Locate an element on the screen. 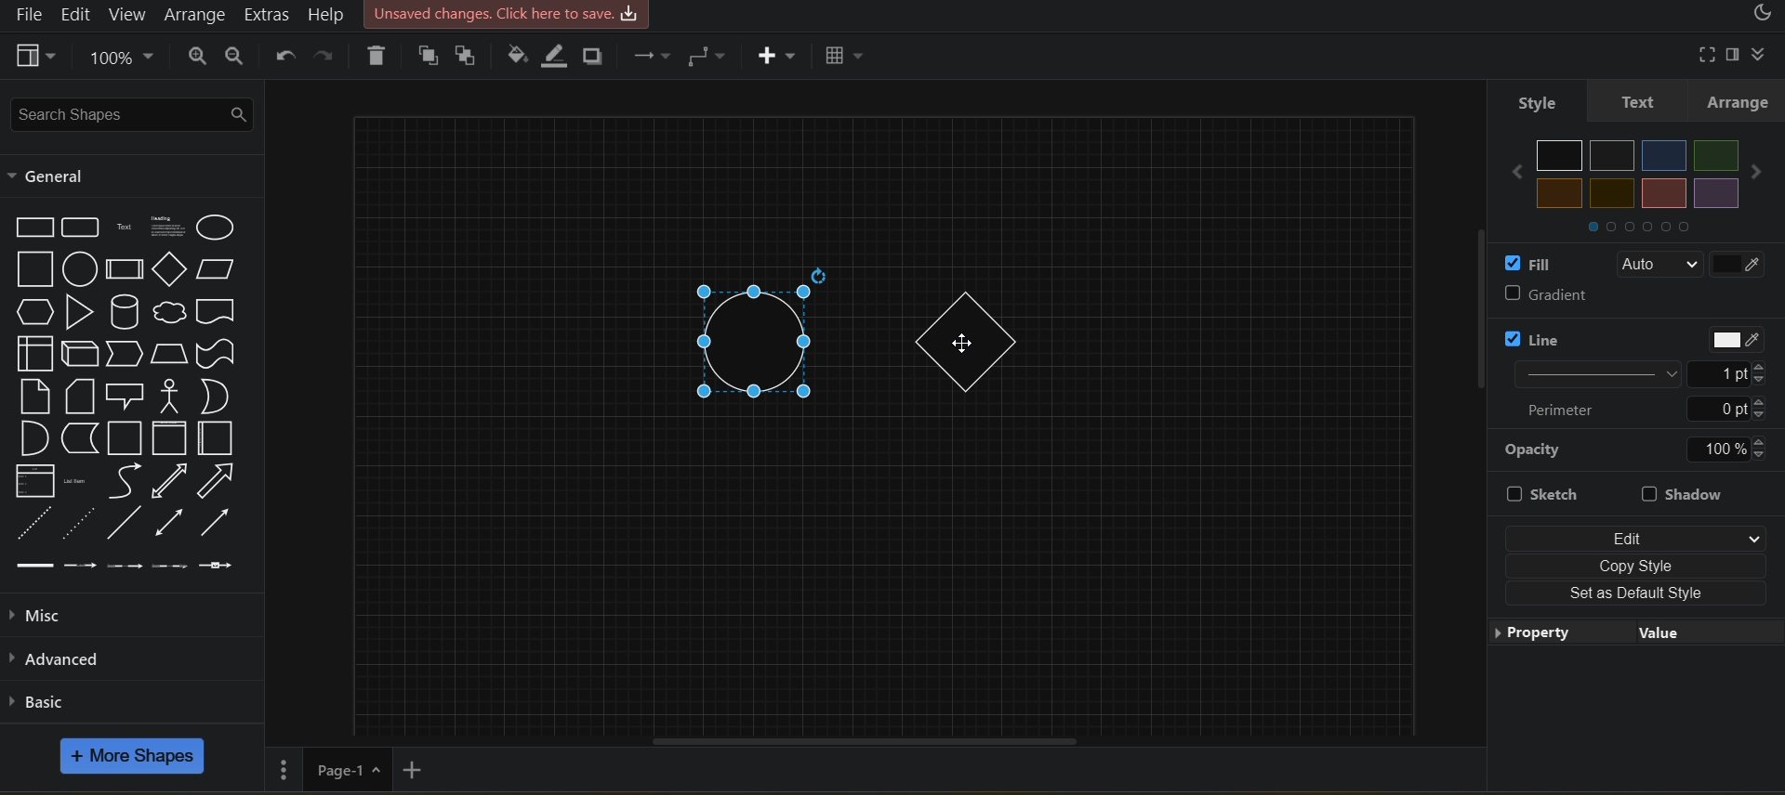 This screenshot has width=1785, height=795. connection is located at coordinates (709, 57).